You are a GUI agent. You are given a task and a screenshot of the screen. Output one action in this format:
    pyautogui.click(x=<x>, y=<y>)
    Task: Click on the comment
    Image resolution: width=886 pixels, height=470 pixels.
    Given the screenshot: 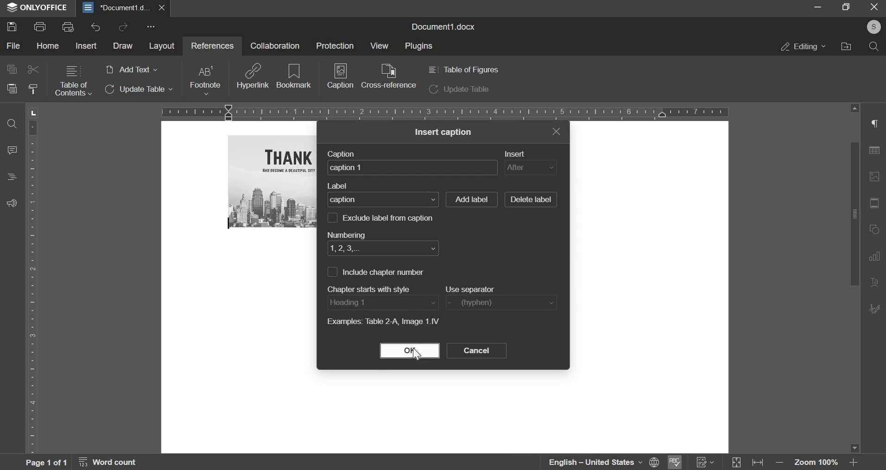 What is the action you would take?
    pyautogui.click(x=13, y=149)
    